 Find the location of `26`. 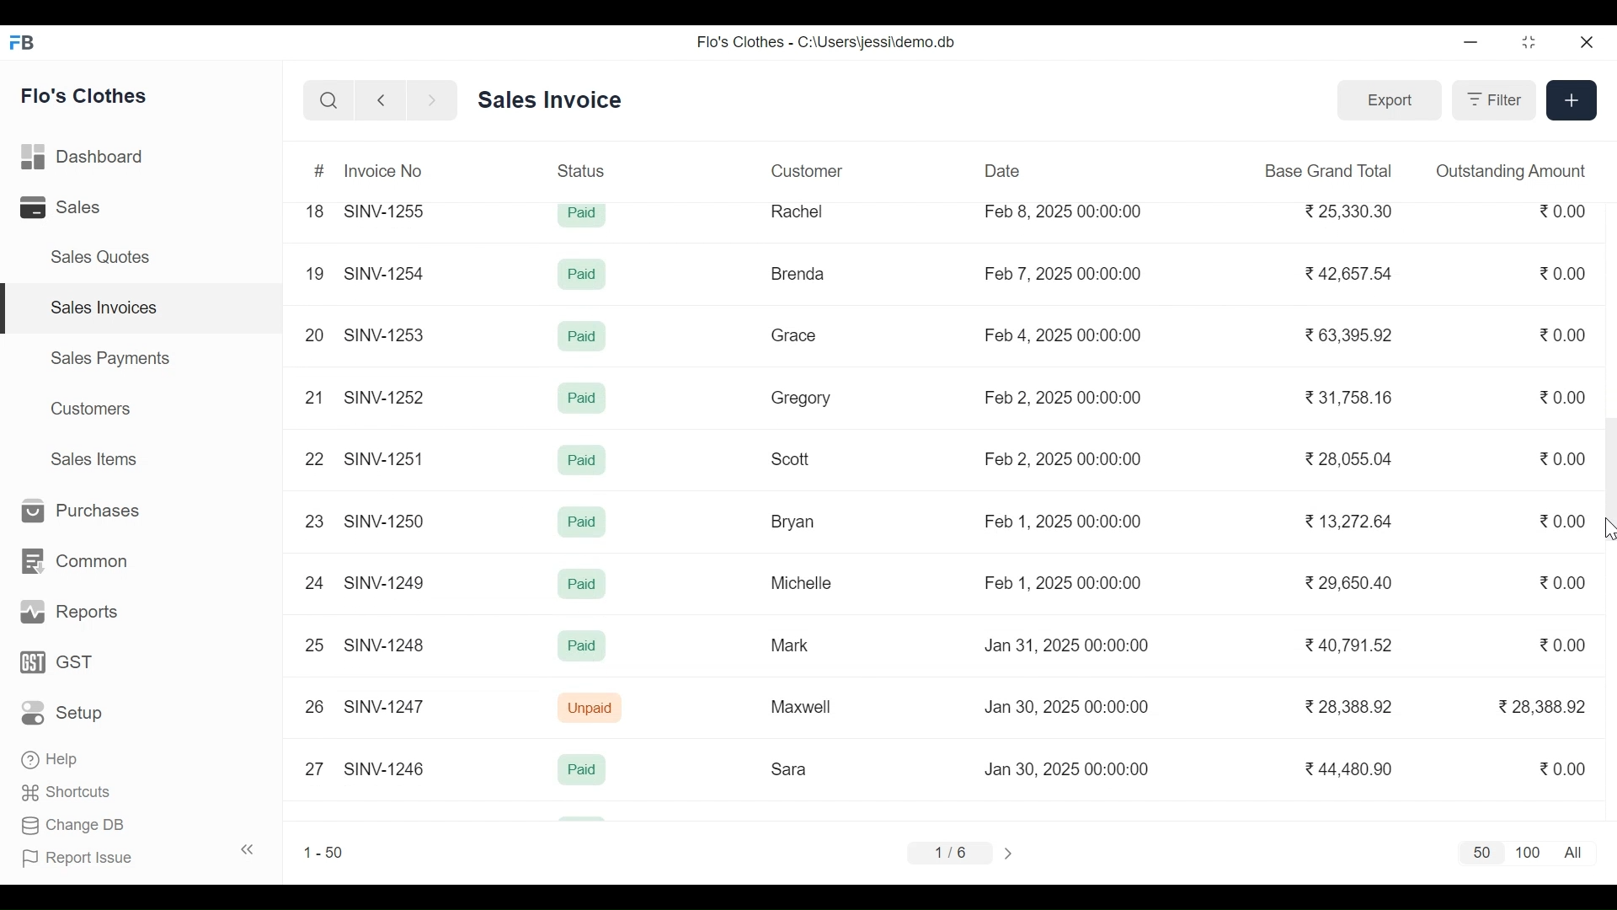

26 is located at coordinates (315, 707).